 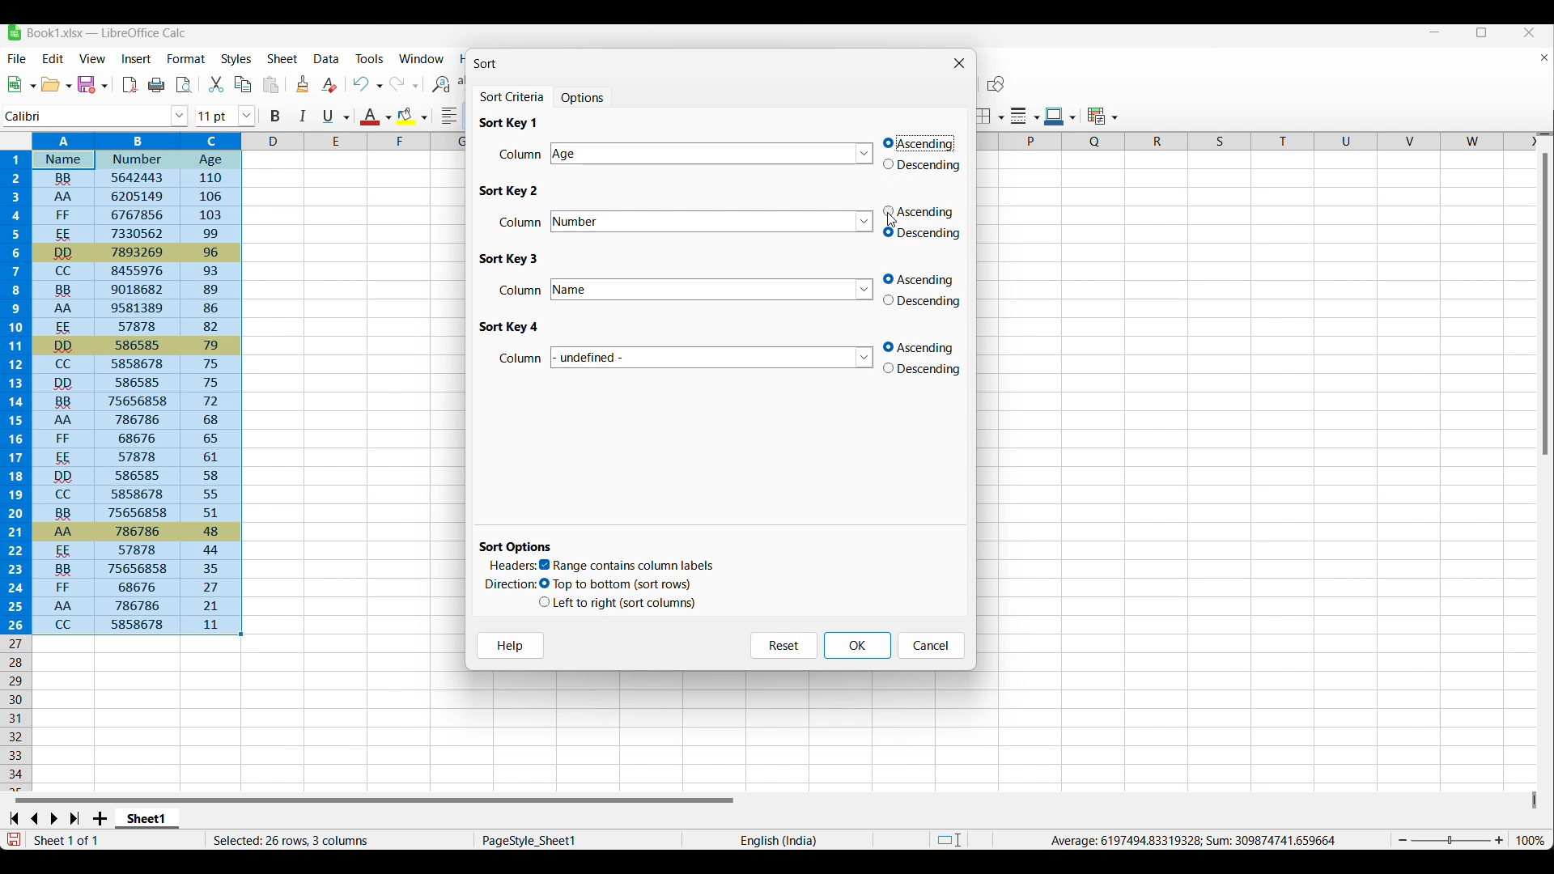 What do you see at coordinates (926, 168) in the screenshot?
I see `descending` at bounding box center [926, 168].